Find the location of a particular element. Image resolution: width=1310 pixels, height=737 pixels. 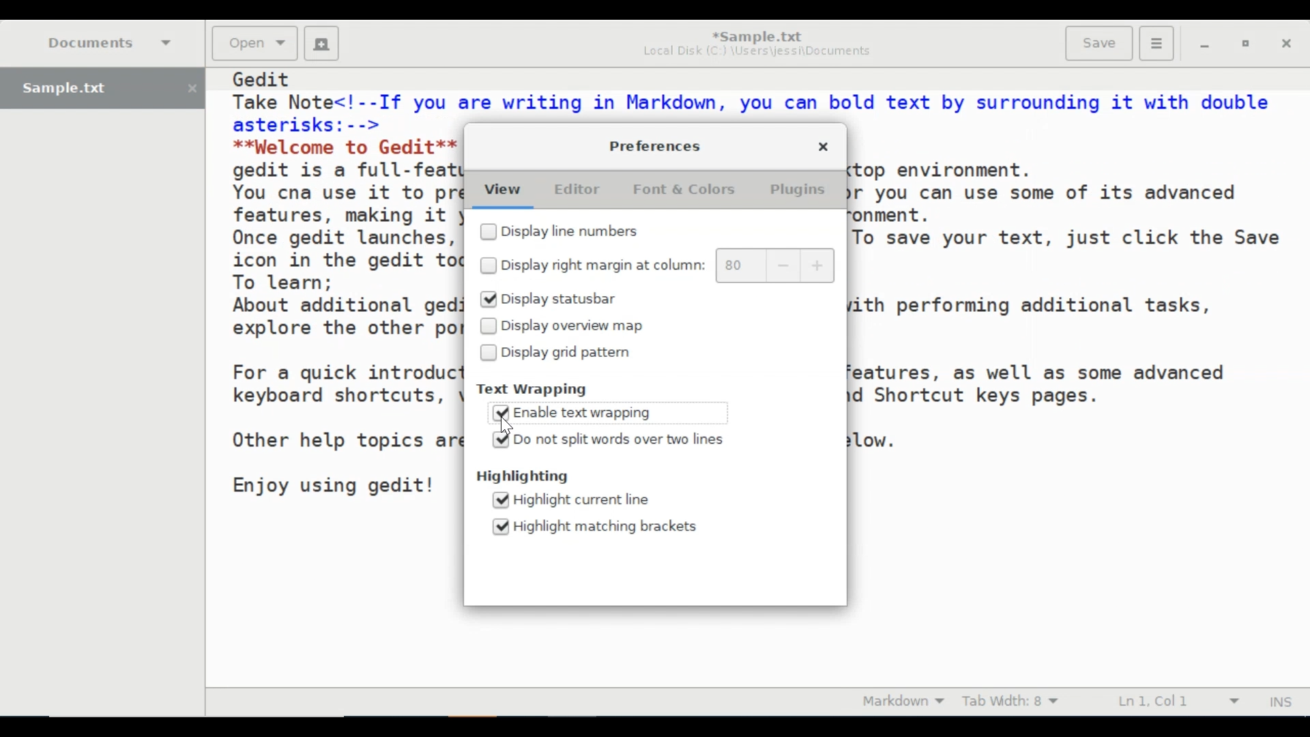

Font & Colors is located at coordinates (682, 190).